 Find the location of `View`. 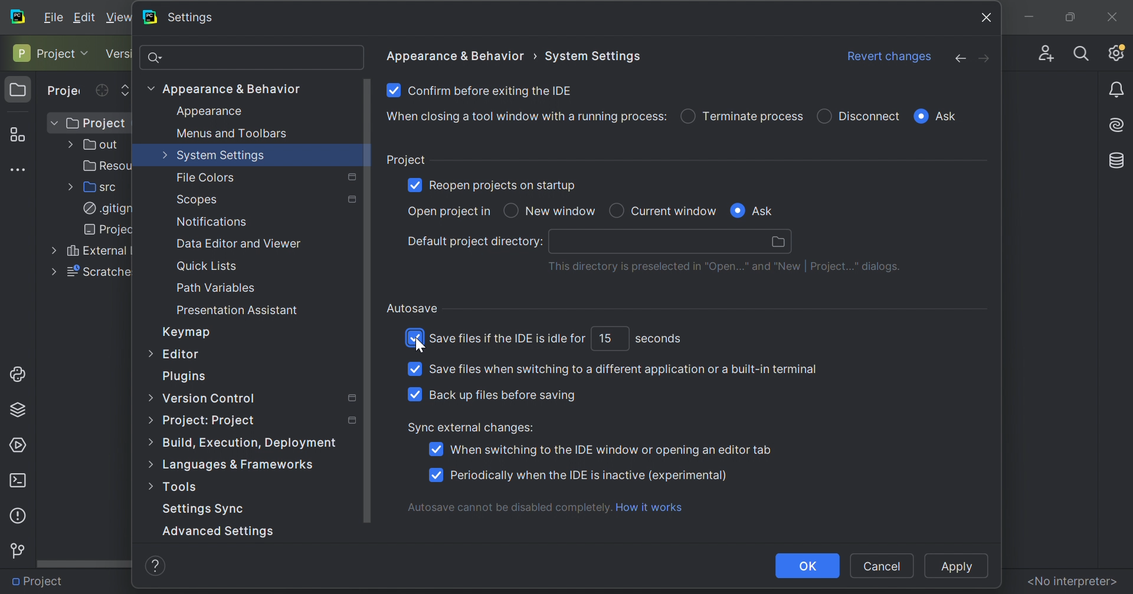

View is located at coordinates (119, 17).